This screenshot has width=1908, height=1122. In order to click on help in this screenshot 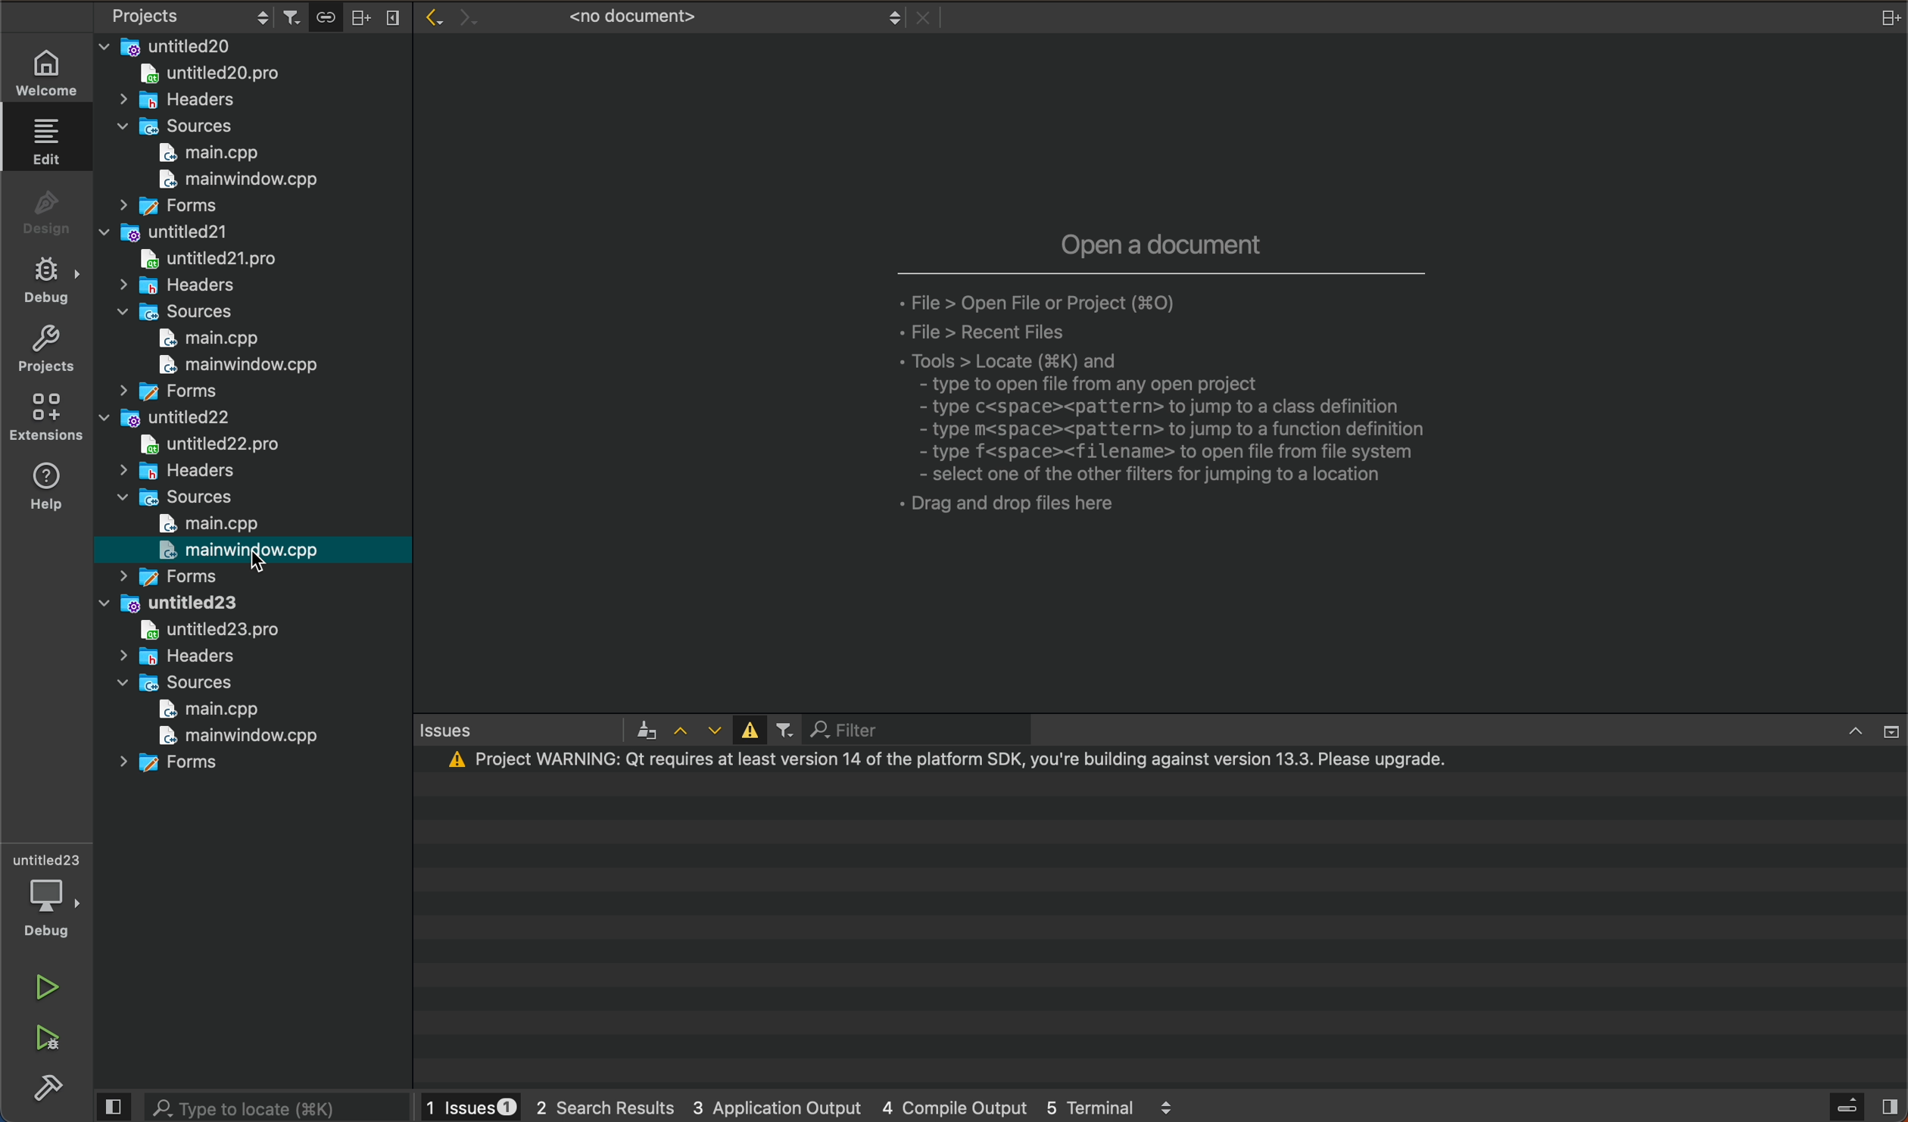, I will do `click(49, 489)`.